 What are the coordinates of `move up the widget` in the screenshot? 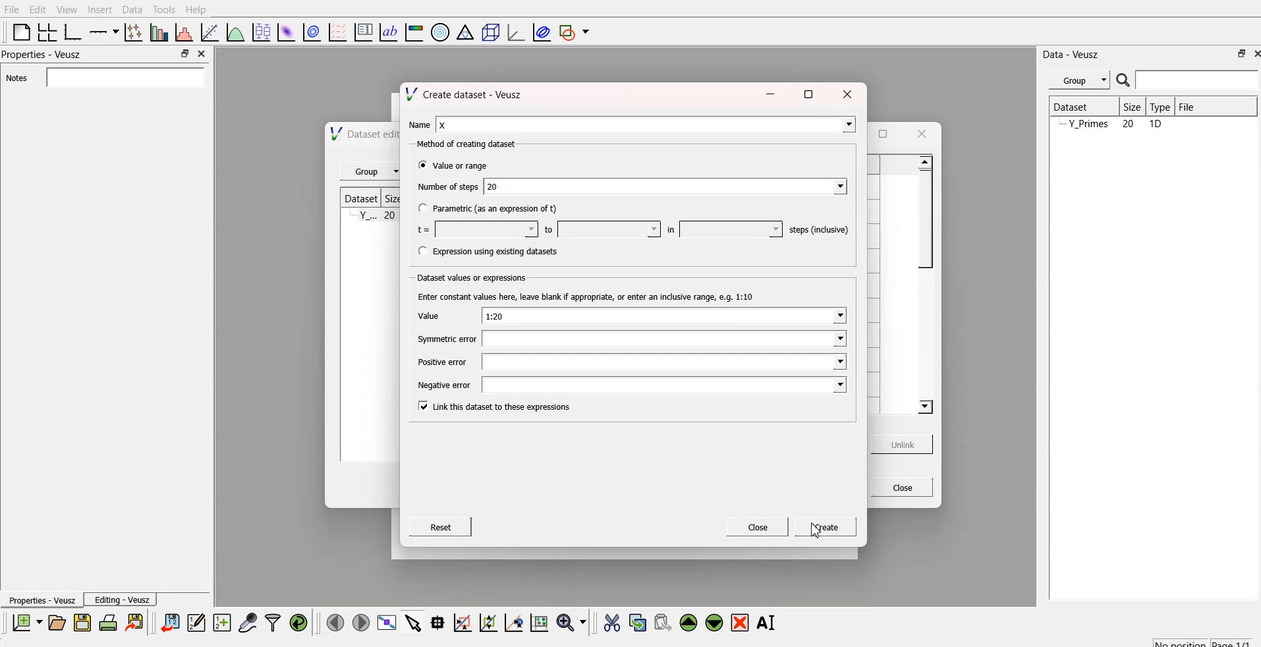 It's located at (687, 622).